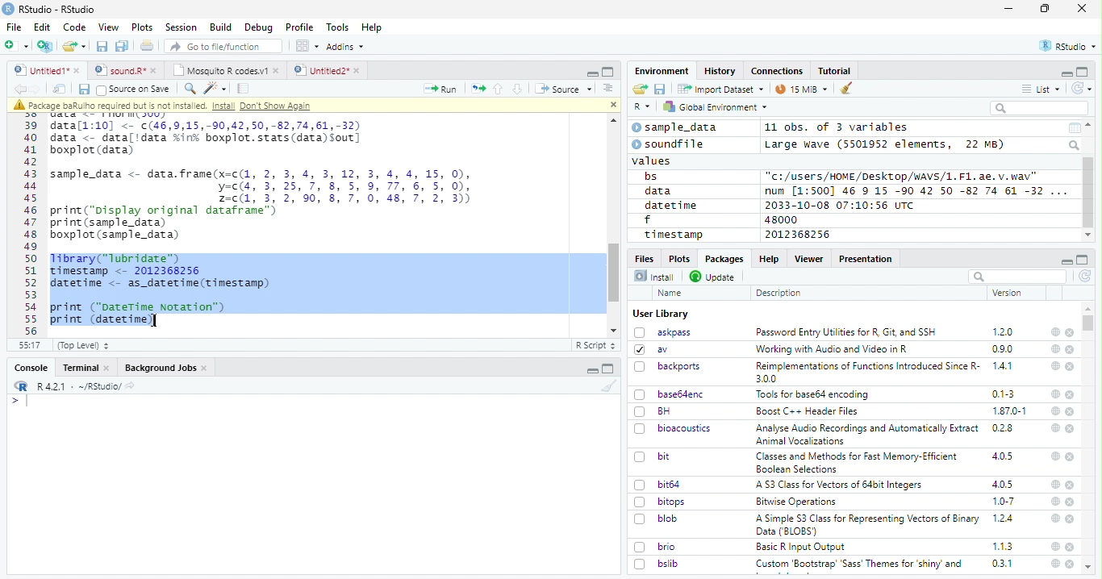 This screenshot has width=1102, height=579. What do you see at coordinates (1054, 331) in the screenshot?
I see `help` at bounding box center [1054, 331].